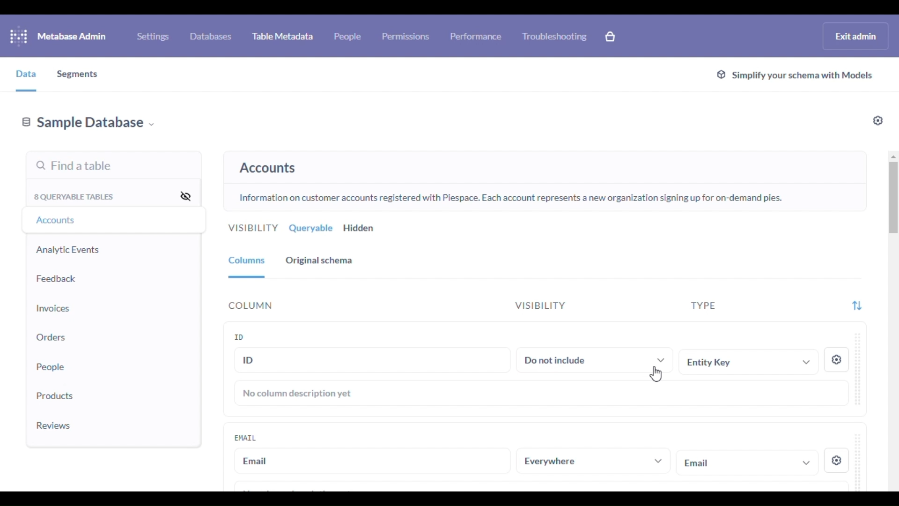  Describe the element at coordinates (539, 305) in the screenshot. I see `visibility` at that location.